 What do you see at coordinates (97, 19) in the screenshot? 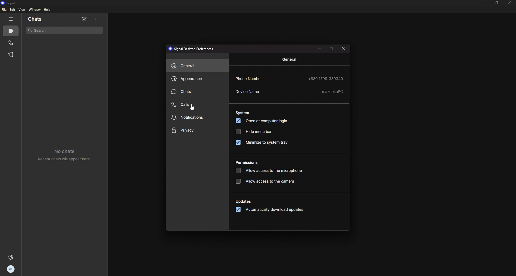
I see `options` at bounding box center [97, 19].